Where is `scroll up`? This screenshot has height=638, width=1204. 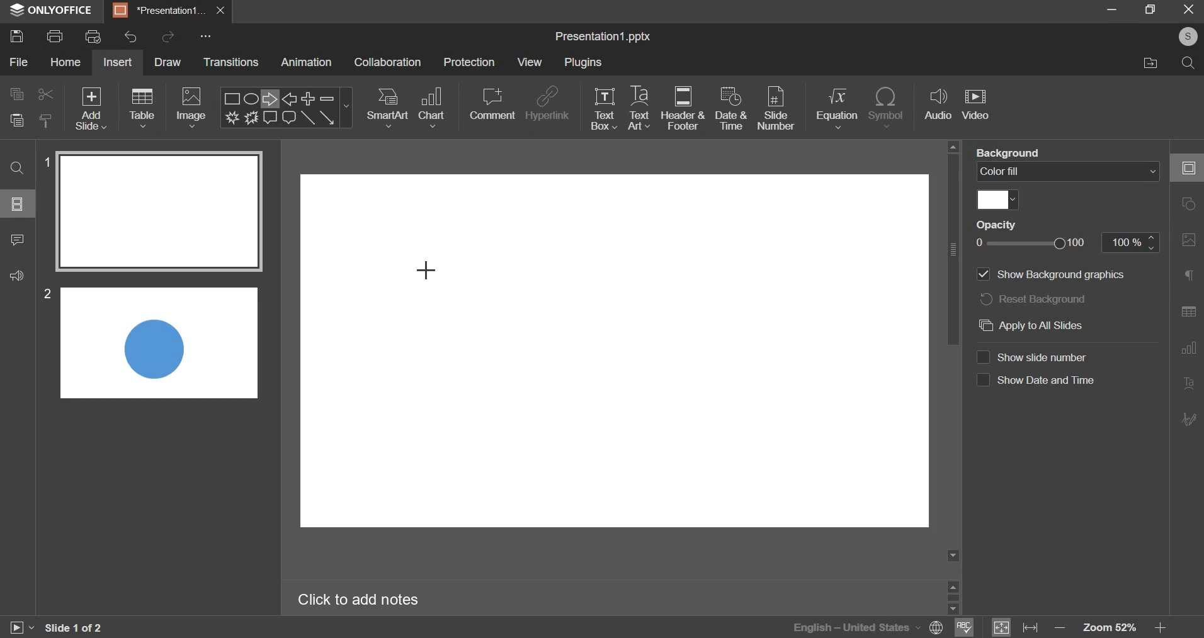 scroll up is located at coordinates (953, 146).